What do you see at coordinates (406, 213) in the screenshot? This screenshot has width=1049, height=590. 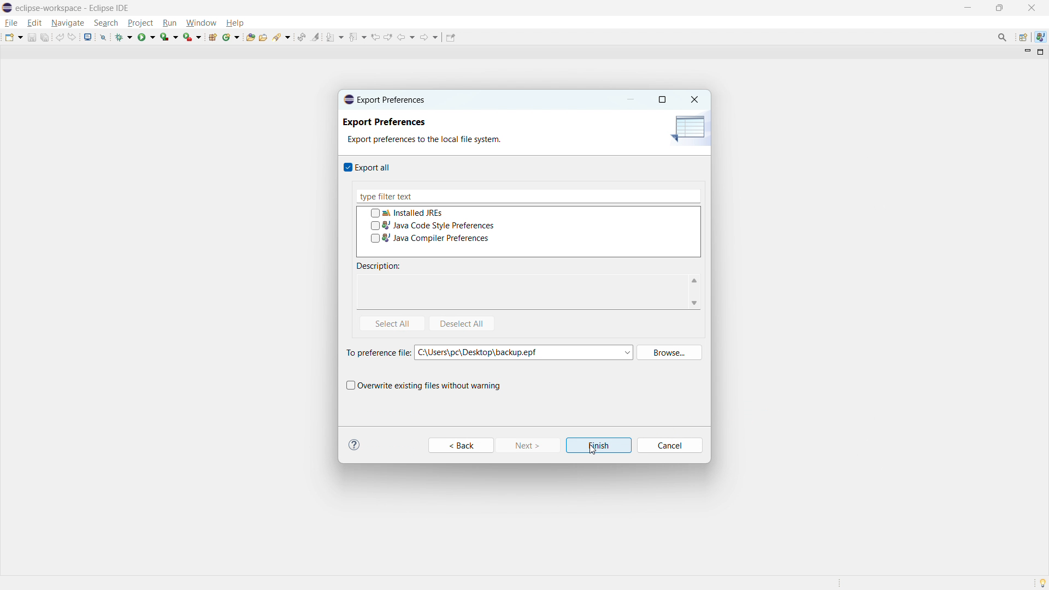 I see `installed JREs` at bounding box center [406, 213].